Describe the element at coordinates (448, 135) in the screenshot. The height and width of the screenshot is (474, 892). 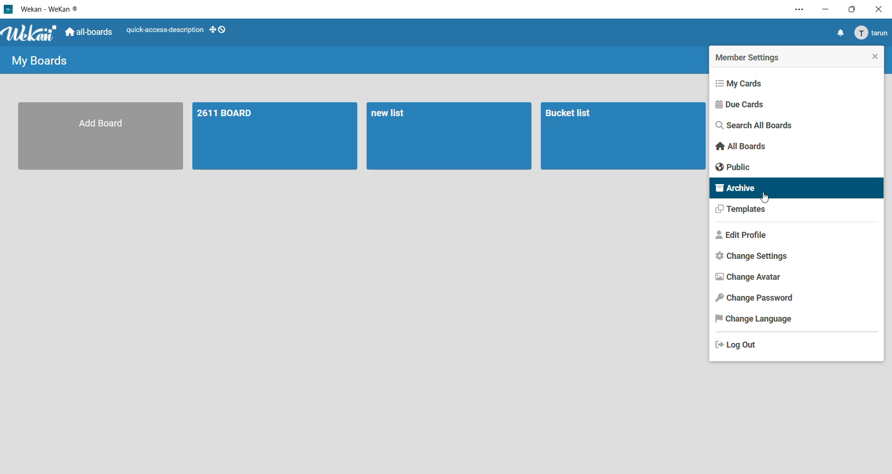
I see `board 2-new list` at that location.